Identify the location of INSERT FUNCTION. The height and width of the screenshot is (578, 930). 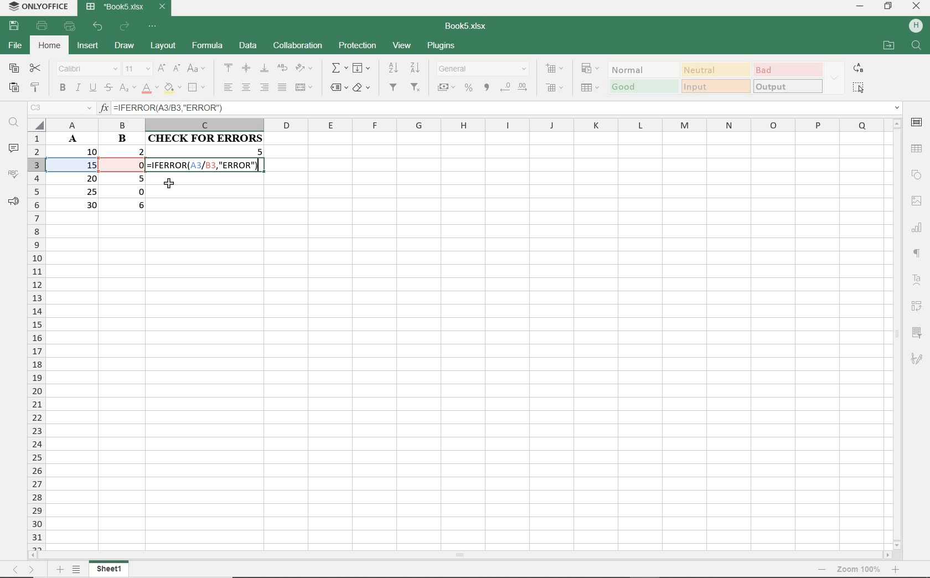
(339, 69).